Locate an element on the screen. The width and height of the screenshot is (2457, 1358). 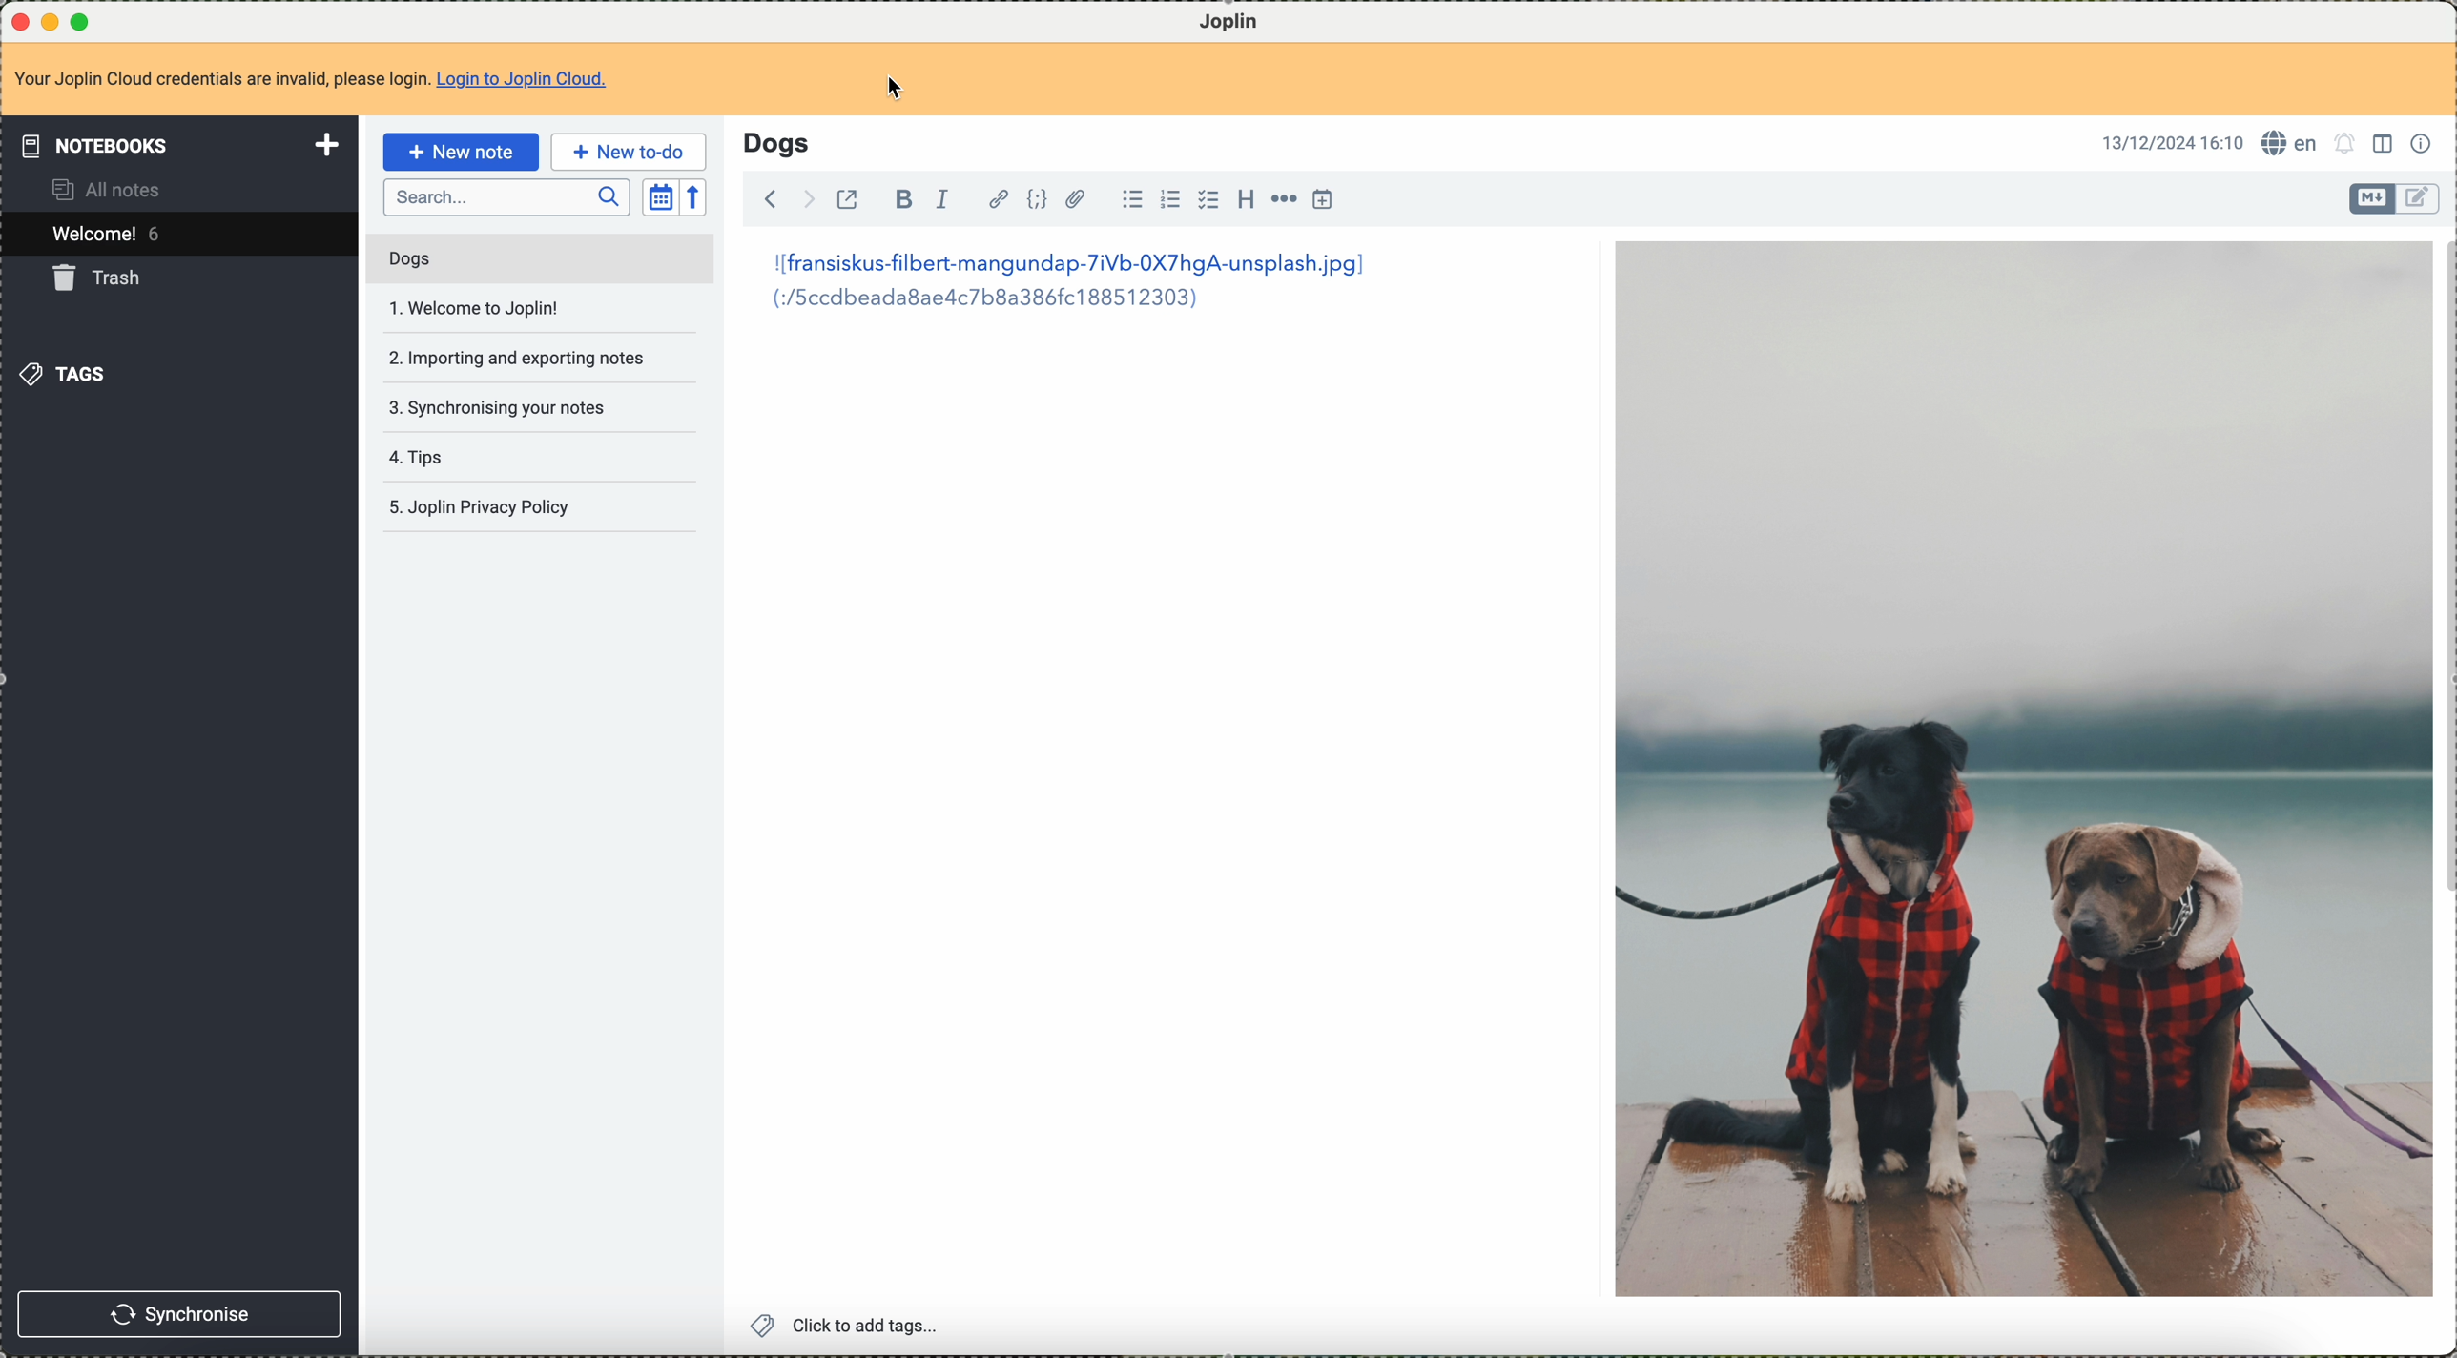
toggle sort order field is located at coordinates (659, 195).